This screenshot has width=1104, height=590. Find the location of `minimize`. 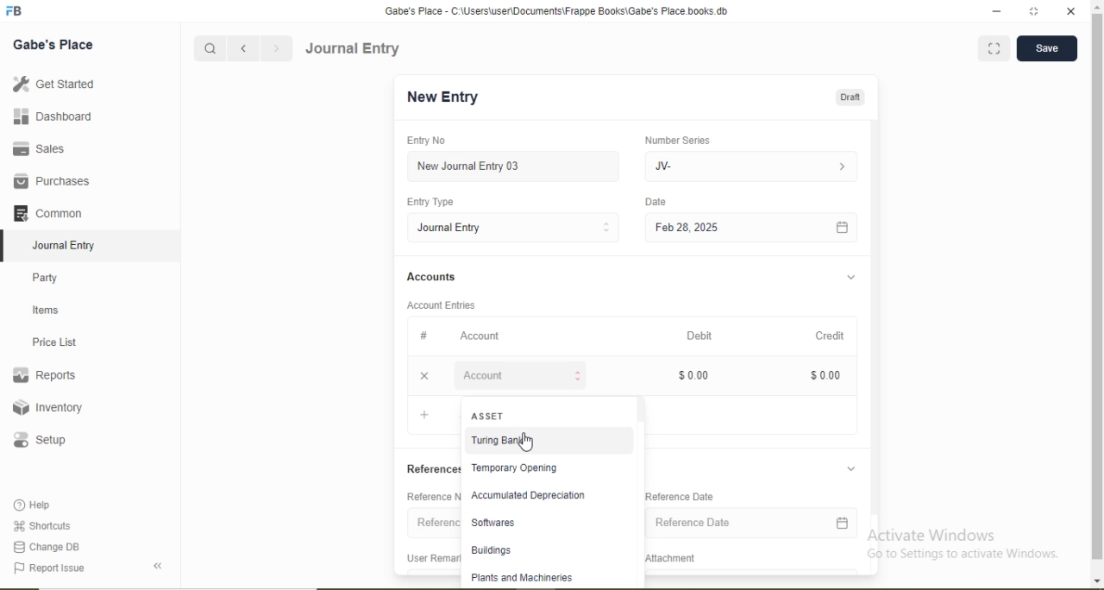

minimize is located at coordinates (995, 12).